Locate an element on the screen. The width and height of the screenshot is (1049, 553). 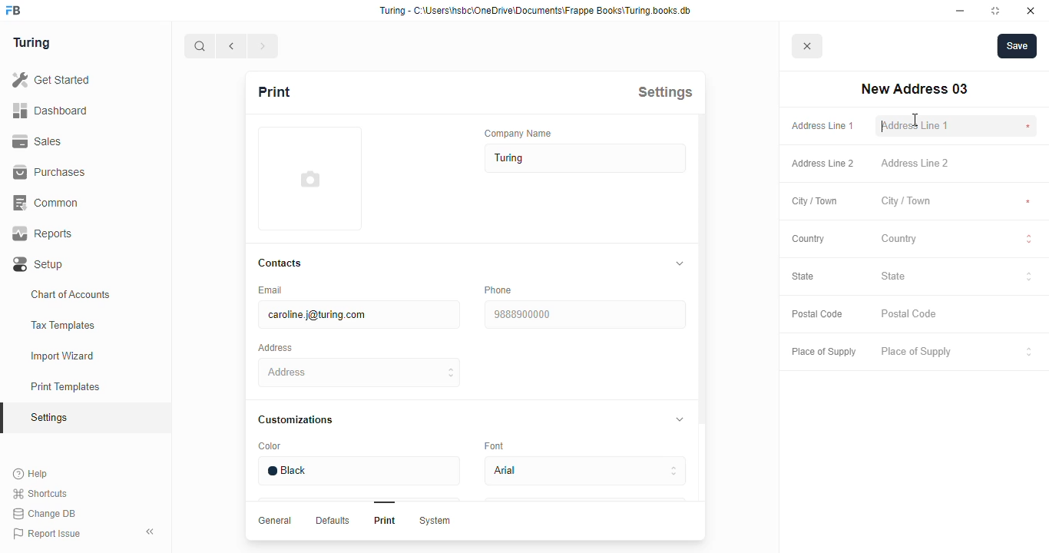
FB-logo is located at coordinates (13, 10).